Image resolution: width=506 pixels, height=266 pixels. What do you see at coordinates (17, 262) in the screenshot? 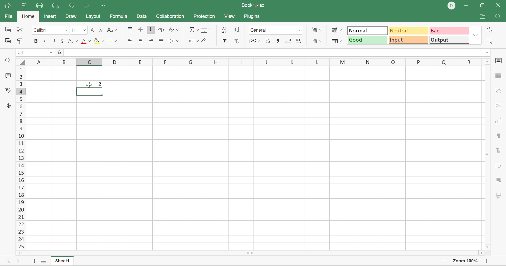
I see `Next` at bounding box center [17, 262].